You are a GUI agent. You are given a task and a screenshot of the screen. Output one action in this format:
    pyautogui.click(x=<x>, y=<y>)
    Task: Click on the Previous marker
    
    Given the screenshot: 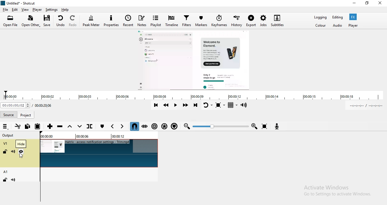 What is the action you would take?
    pyautogui.click(x=112, y=127)
    